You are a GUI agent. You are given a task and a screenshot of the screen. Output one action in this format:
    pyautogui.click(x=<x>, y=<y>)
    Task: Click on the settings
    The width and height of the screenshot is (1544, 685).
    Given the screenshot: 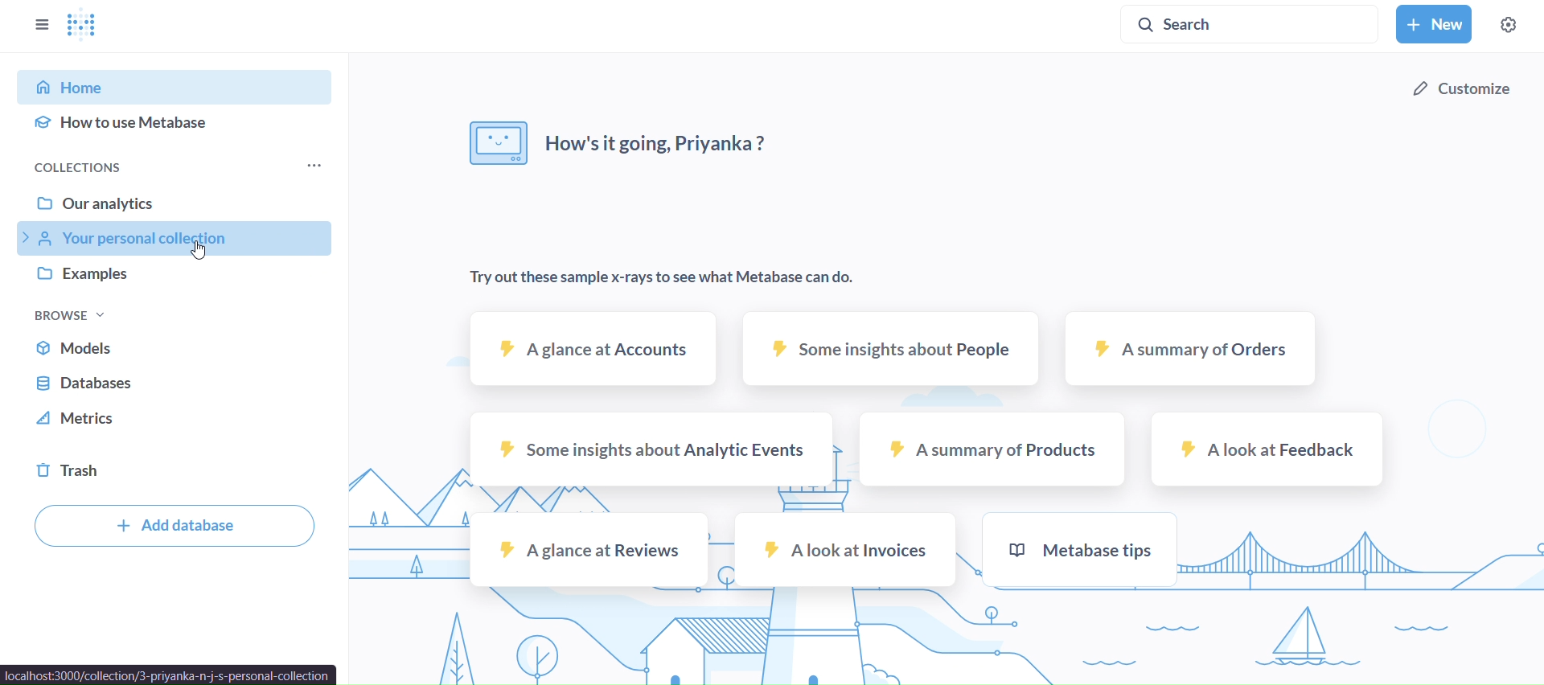 What is the action you would take?
    pyautogui.click(x=1508, y=25)
    